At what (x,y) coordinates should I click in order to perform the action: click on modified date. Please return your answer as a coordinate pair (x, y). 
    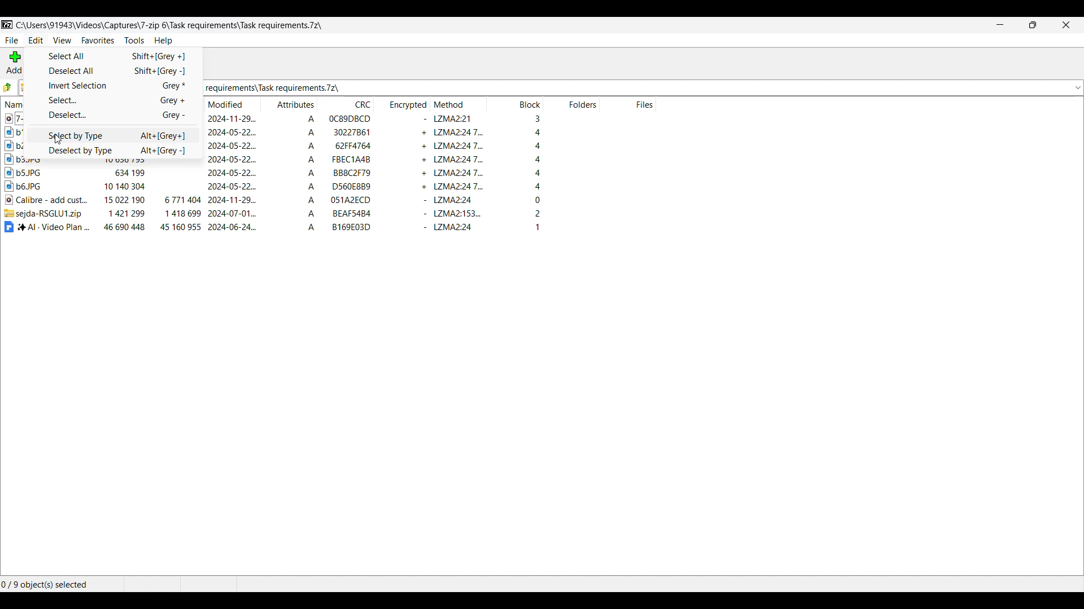
    Looking at the image, I should click on (233, 174).